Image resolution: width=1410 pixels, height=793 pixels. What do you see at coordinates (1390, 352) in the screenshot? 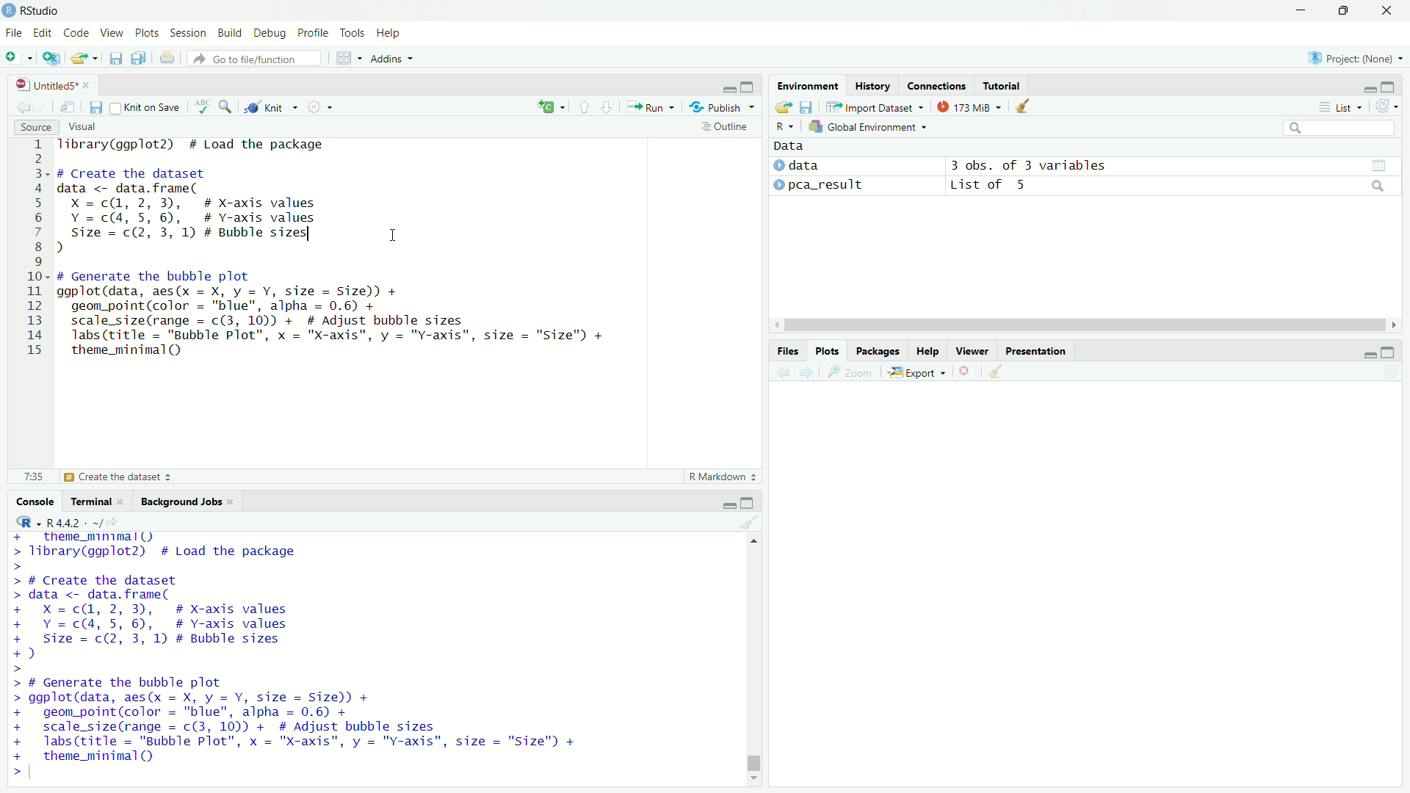
I see `maximize` at bounding box center [1390, 352].